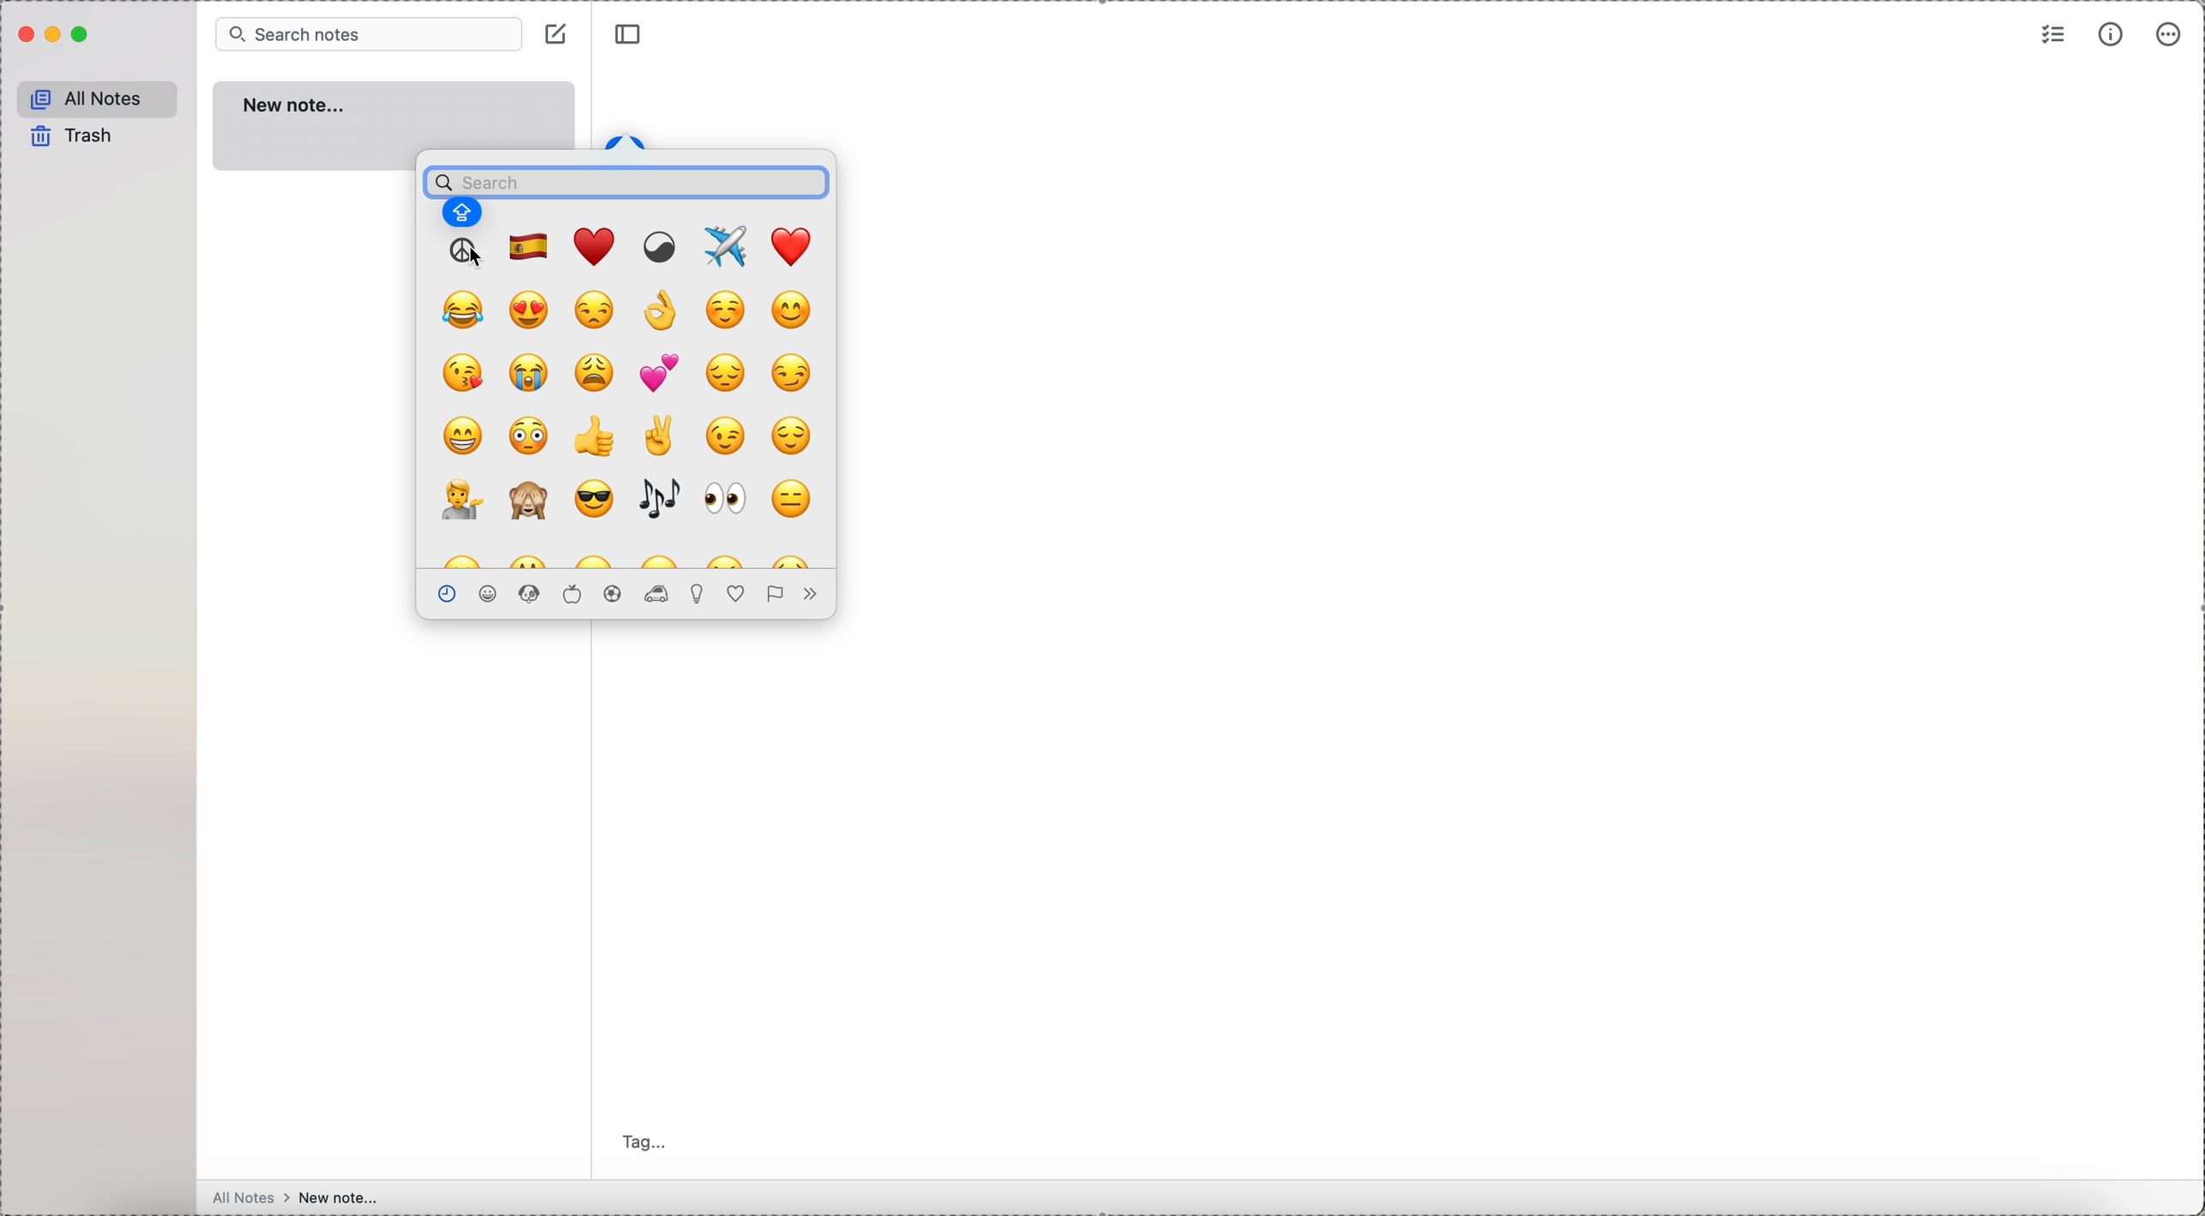 The width and height of the screenshot is (2205, 1216). What do you see at coordinates (700, 594) in the screenshot?
I see `emojis` at bounding box center [700, 594].